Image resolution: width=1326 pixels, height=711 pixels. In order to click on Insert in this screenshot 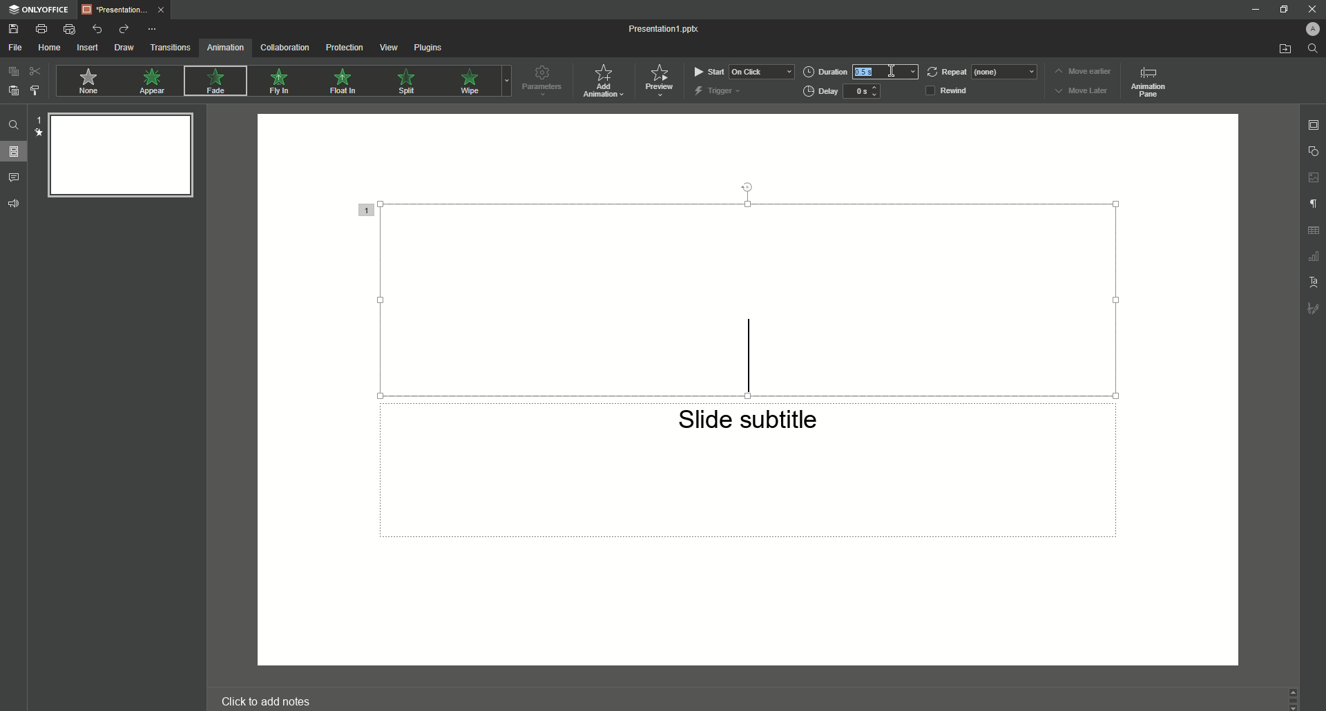, I will do `click(88, 48)`.